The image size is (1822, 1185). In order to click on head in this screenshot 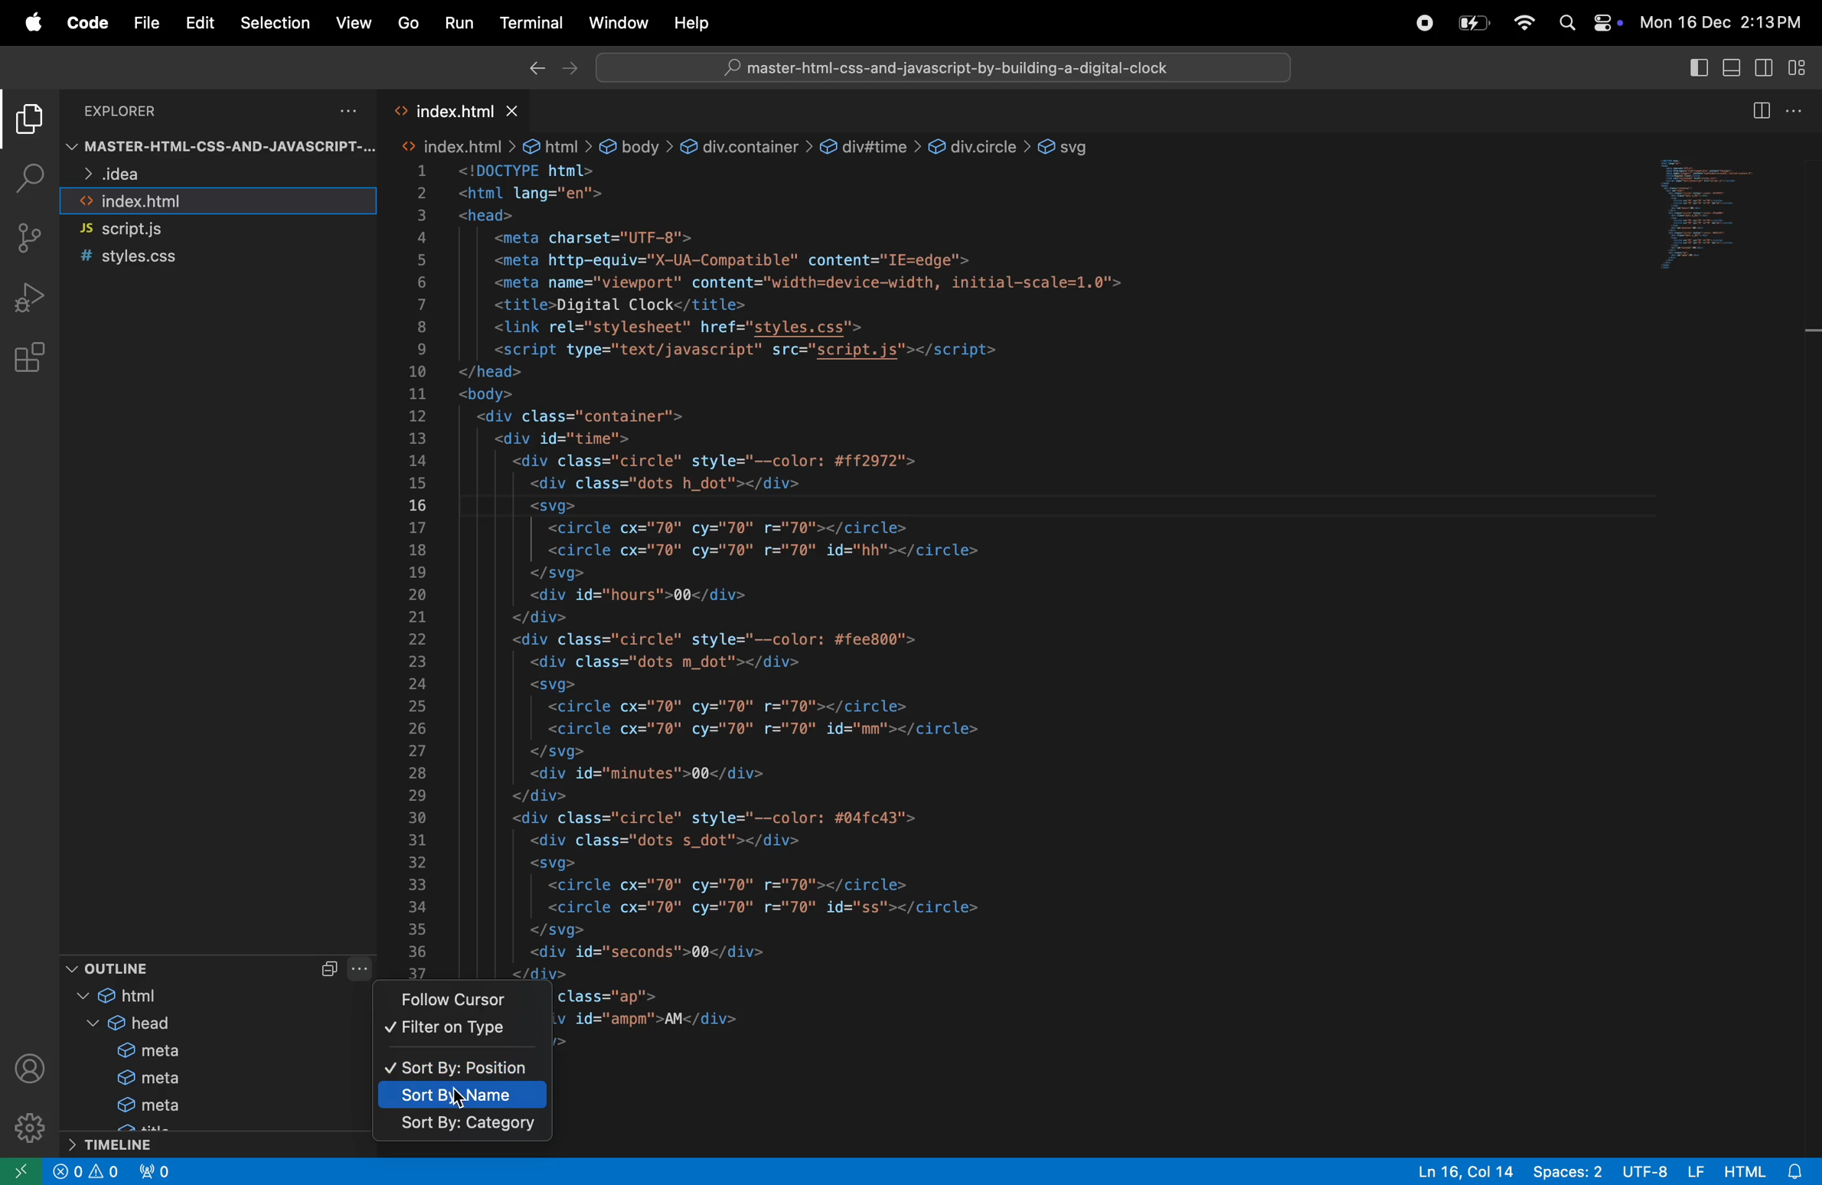, I will do `click(216, 1023)`.